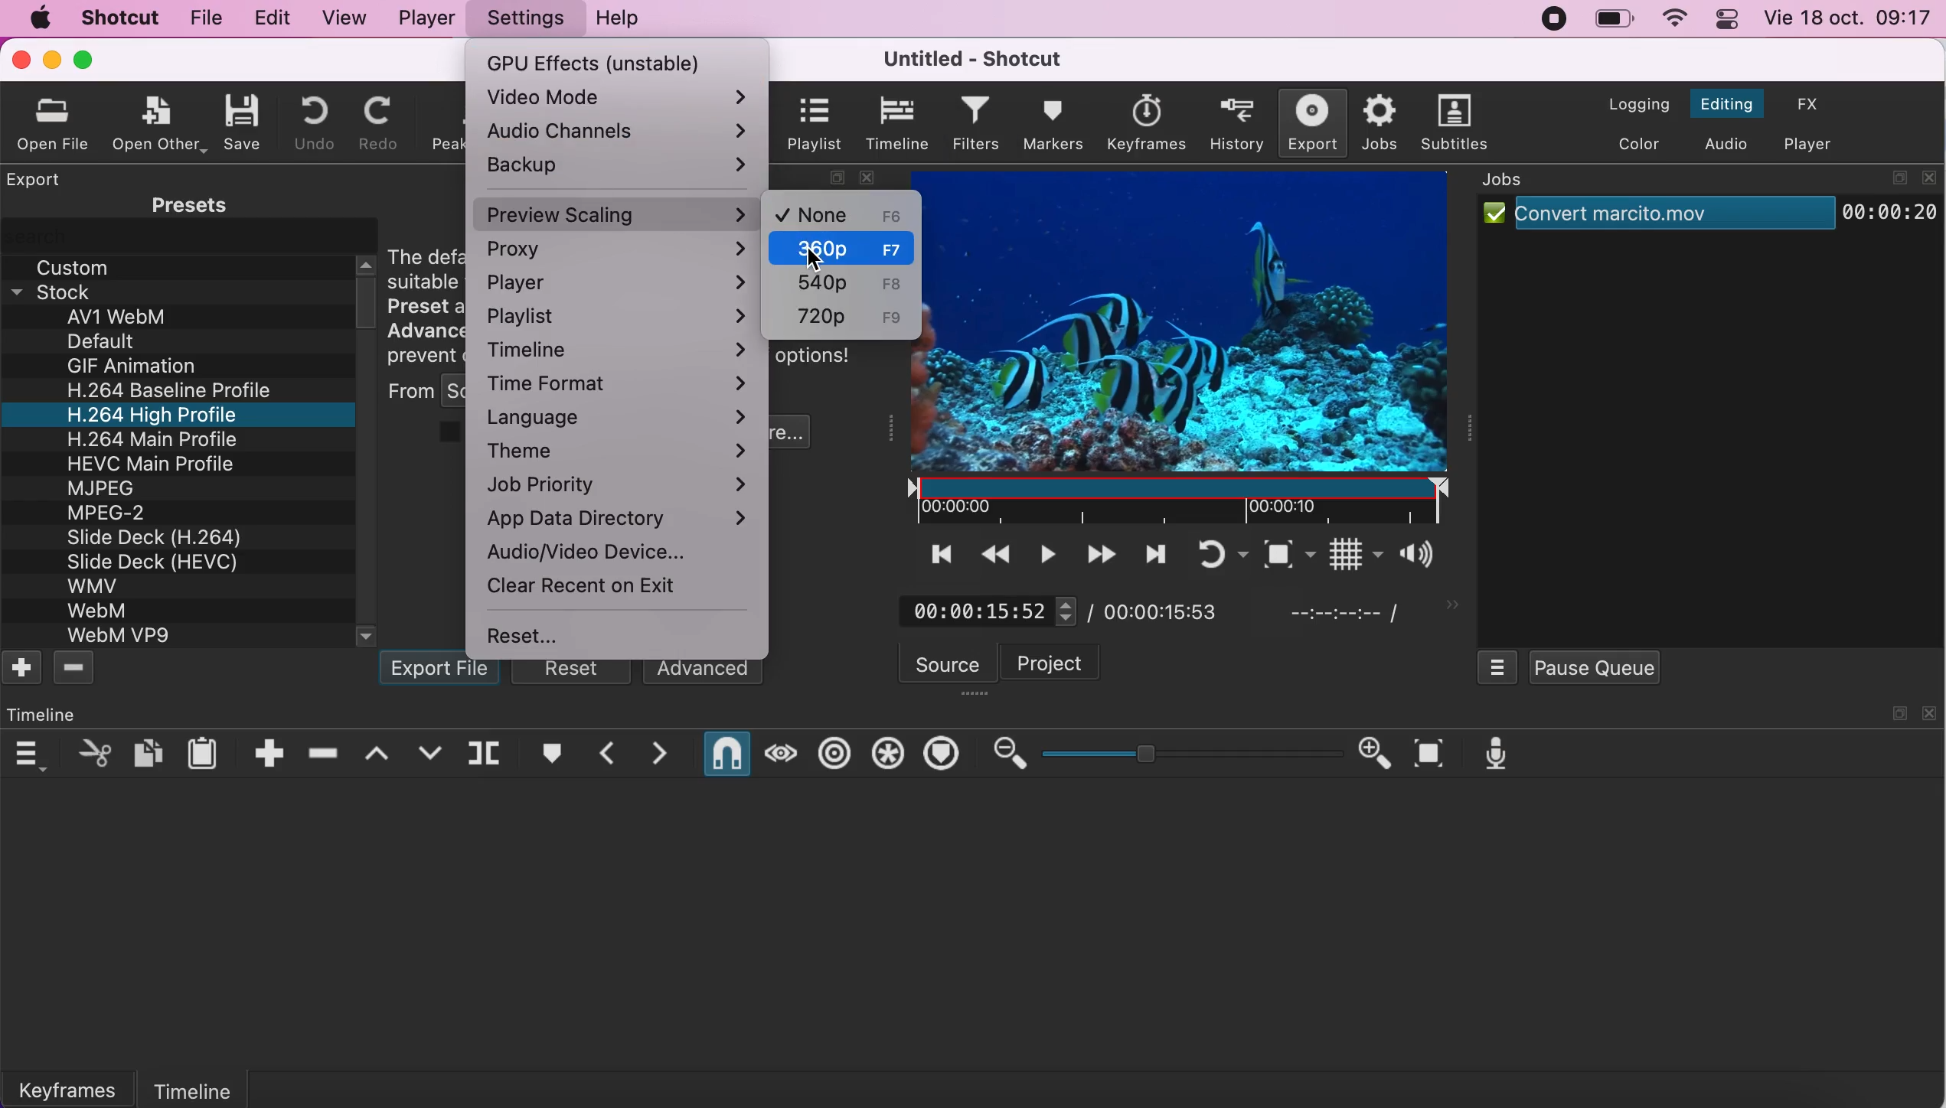 The image size is (1946, 1108). I want to click on lift, so click(378, 754).